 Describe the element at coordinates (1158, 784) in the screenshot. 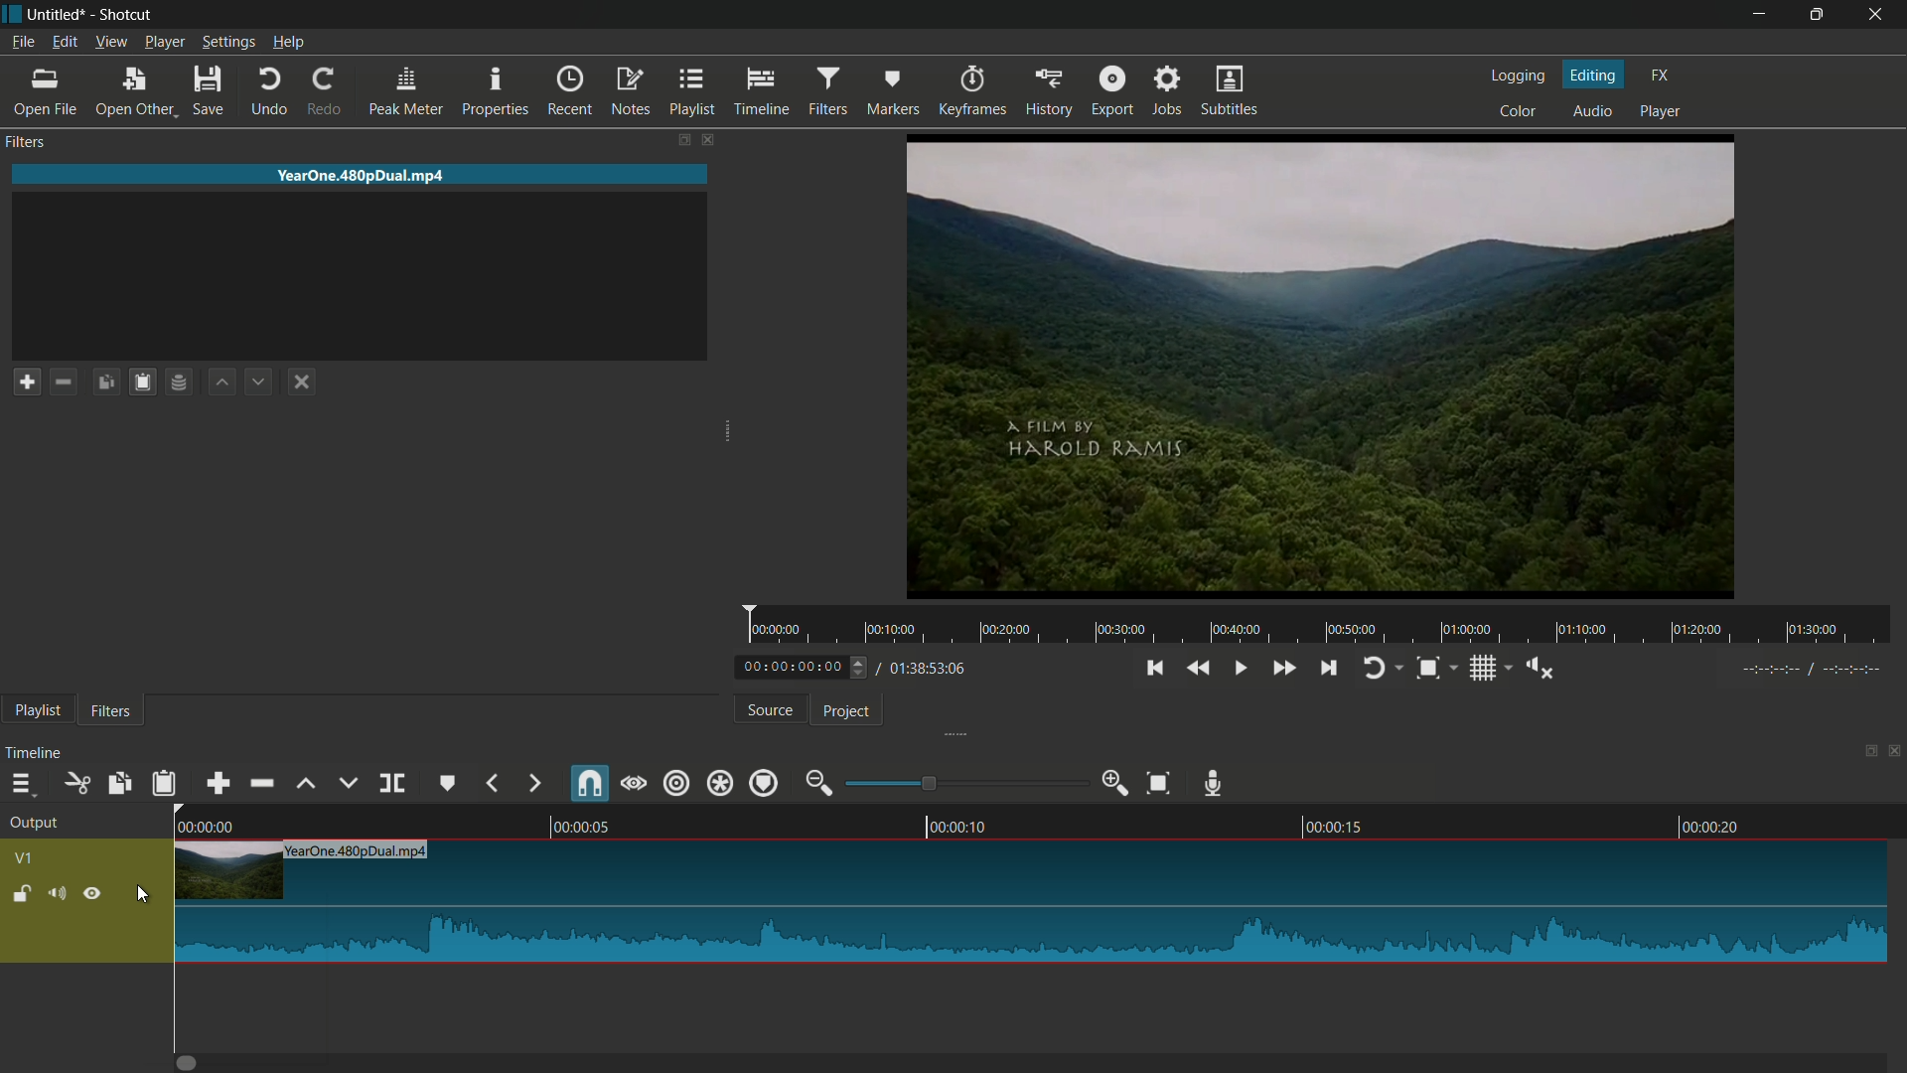

I see `zoom timeline to fit` at that location.